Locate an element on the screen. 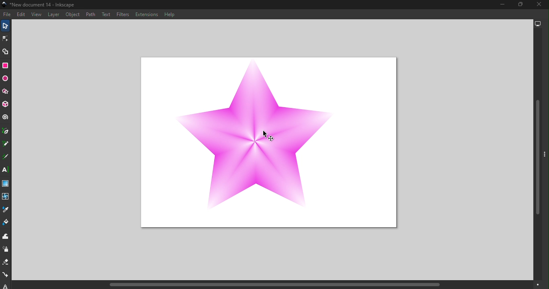 The height and width of the screenshot is (289, 549). Paint bucket tool is located at coordinates (8, 221).